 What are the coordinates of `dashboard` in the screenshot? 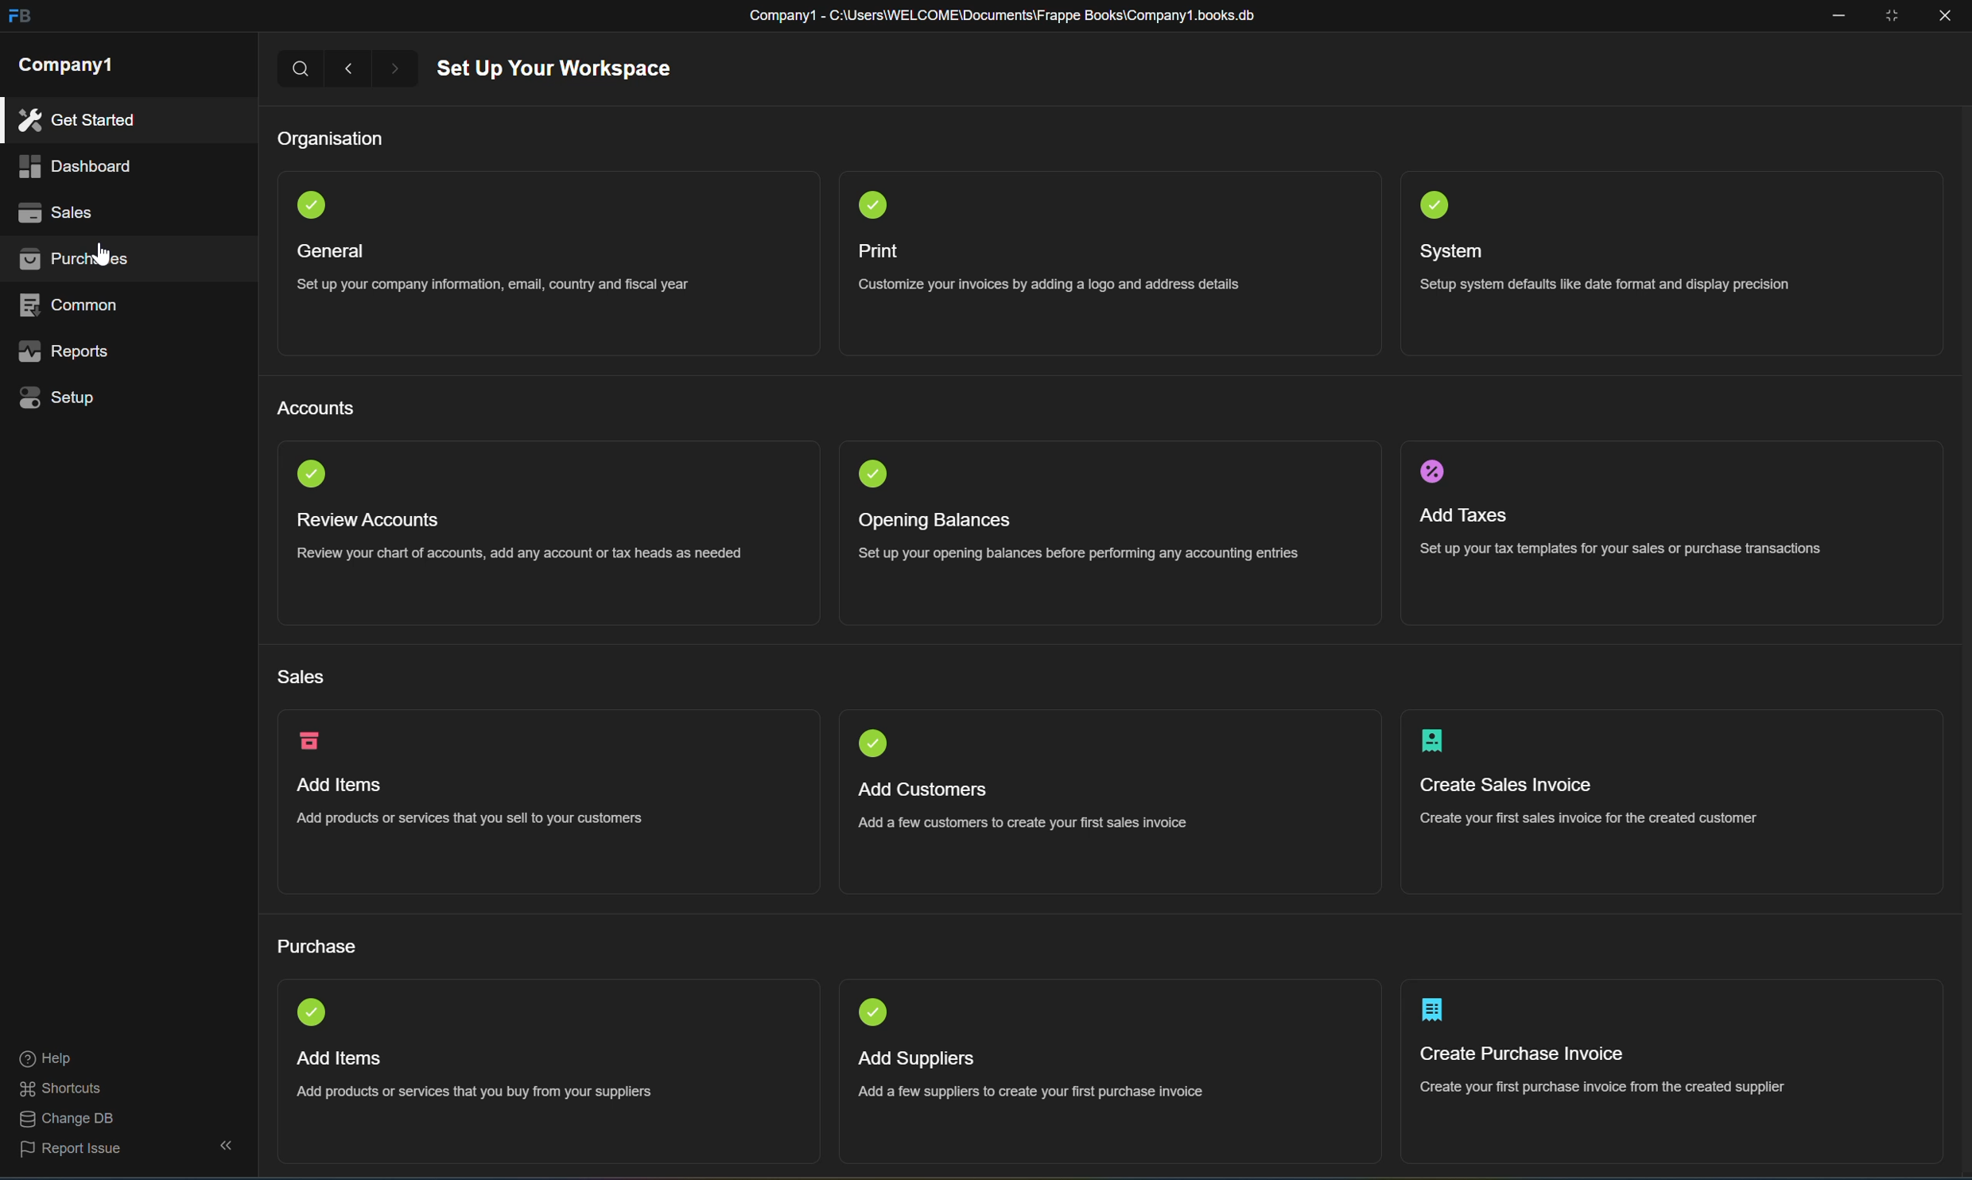 It's located at (72, 167).